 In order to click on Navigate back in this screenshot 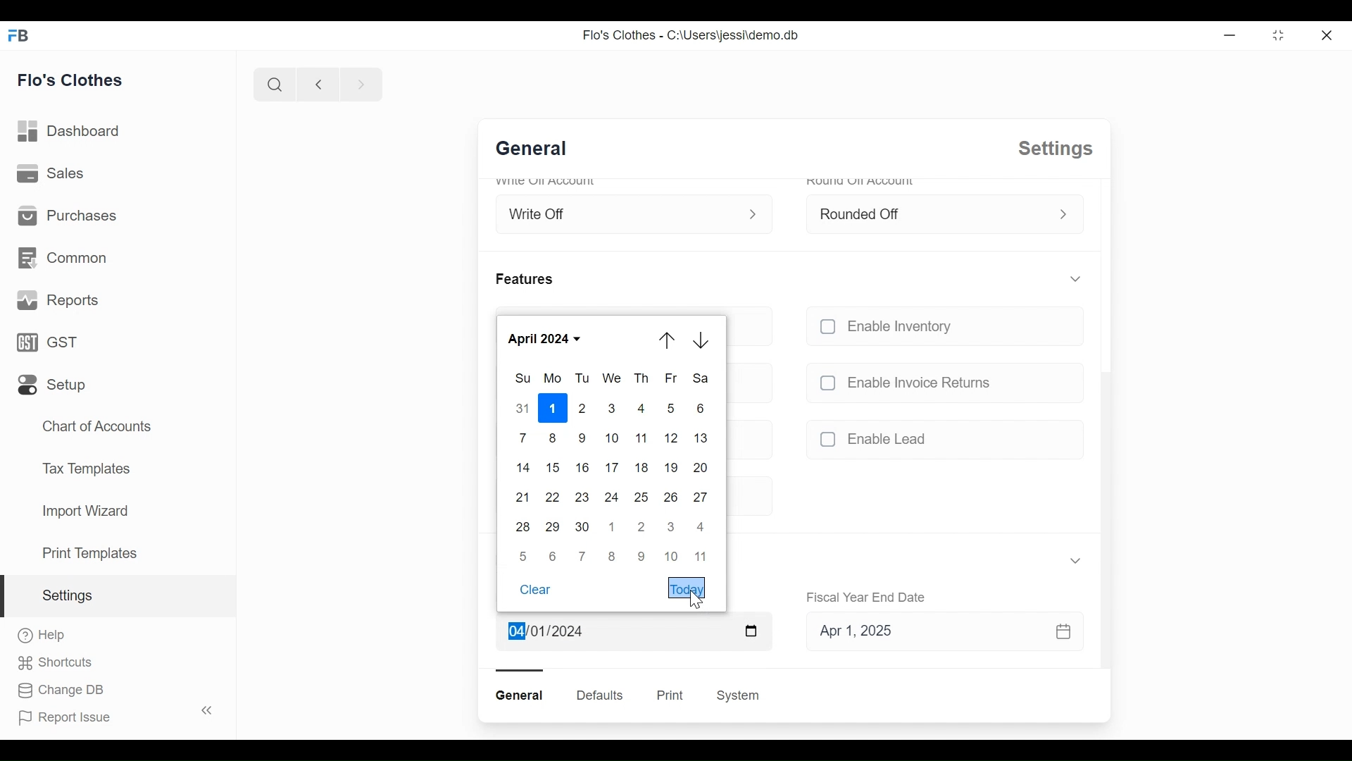, I will do `click(315, 84)`.